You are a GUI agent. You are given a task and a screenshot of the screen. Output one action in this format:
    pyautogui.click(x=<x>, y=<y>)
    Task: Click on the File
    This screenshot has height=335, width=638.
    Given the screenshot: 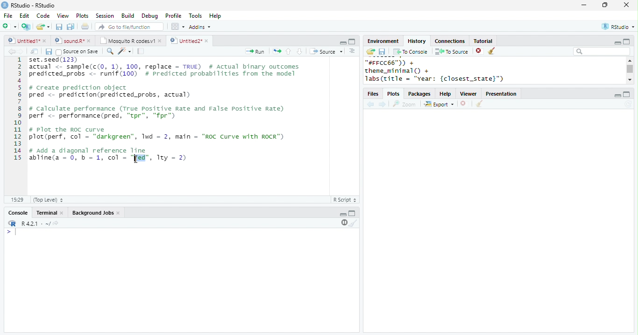 What is the action you would take?
    pyautogui.click(x=8, y=16)
    